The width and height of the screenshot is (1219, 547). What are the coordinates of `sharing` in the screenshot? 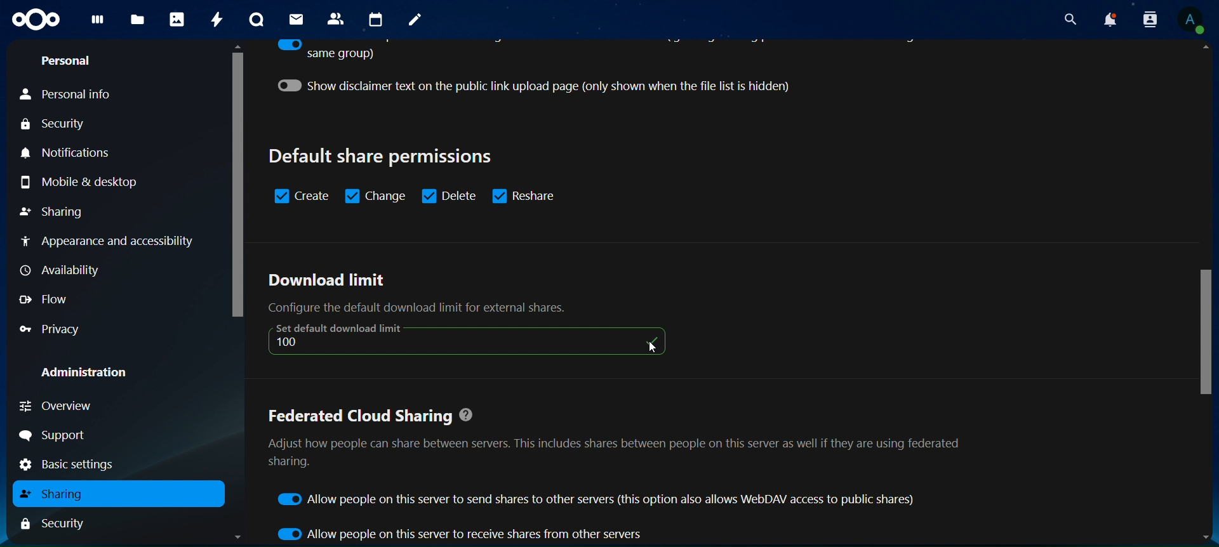 It's located at (53, 494).